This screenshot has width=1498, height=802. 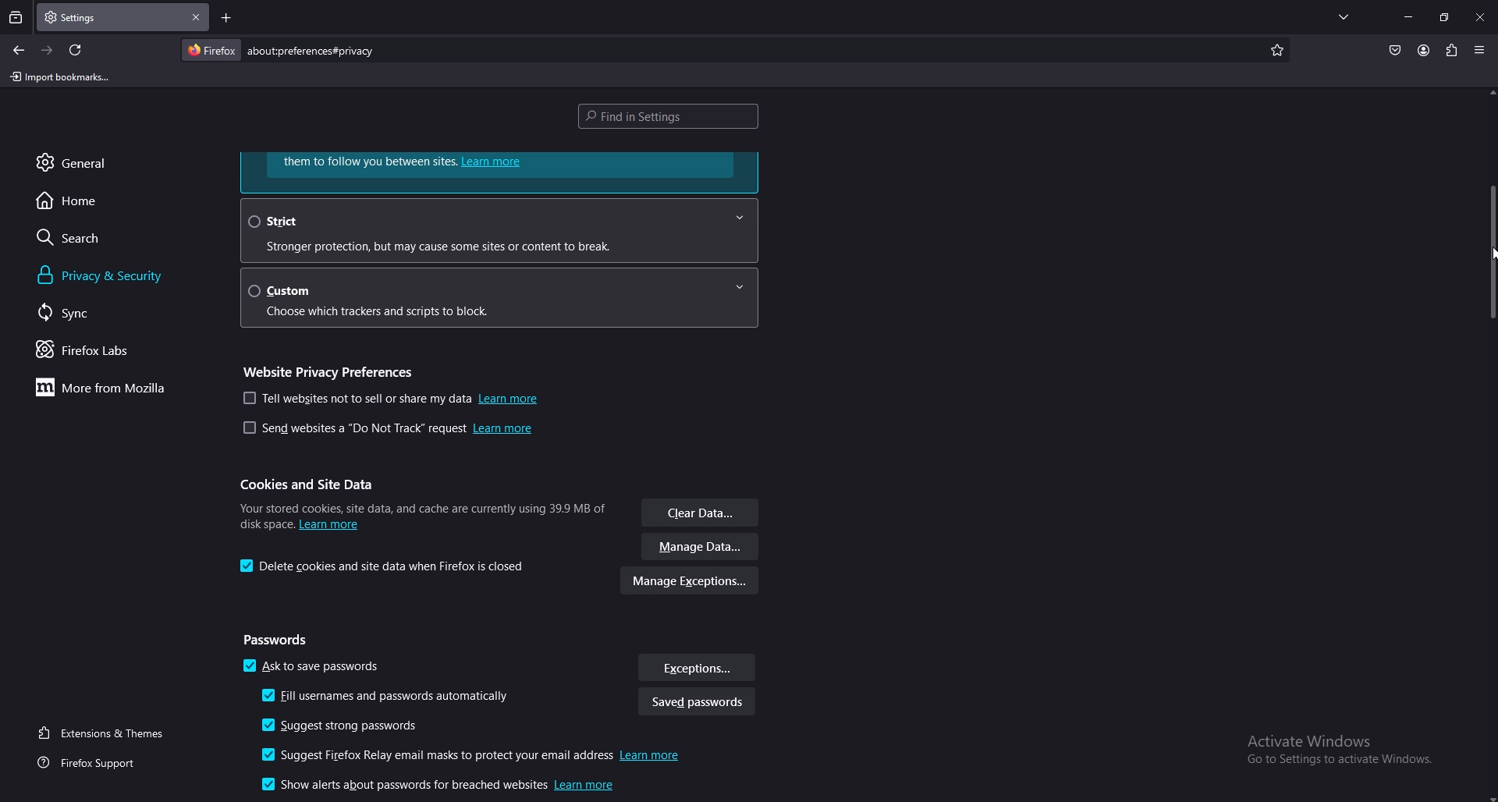 I want to click on tab, so click(x=81, y=18).